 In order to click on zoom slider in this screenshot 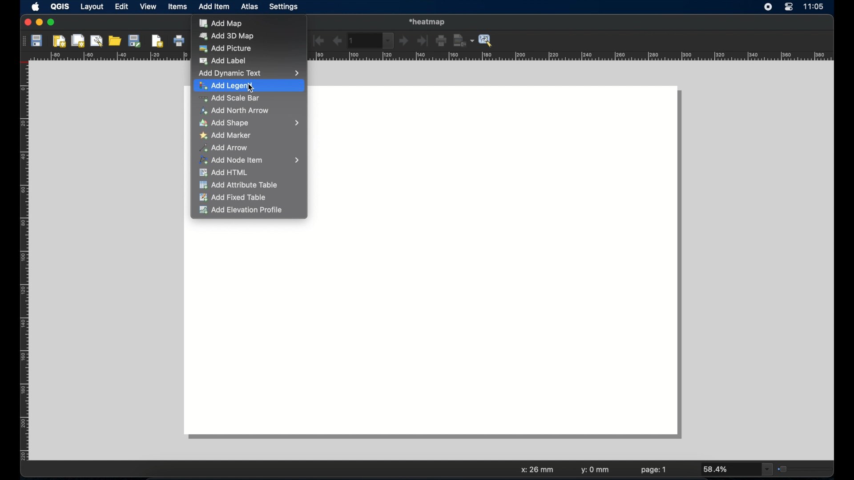, I will do `click(805, 468)`.